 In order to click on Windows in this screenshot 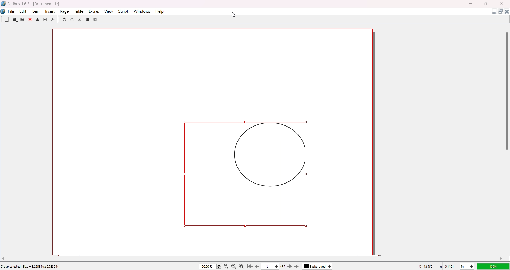, I will do `click(143, 11)`.